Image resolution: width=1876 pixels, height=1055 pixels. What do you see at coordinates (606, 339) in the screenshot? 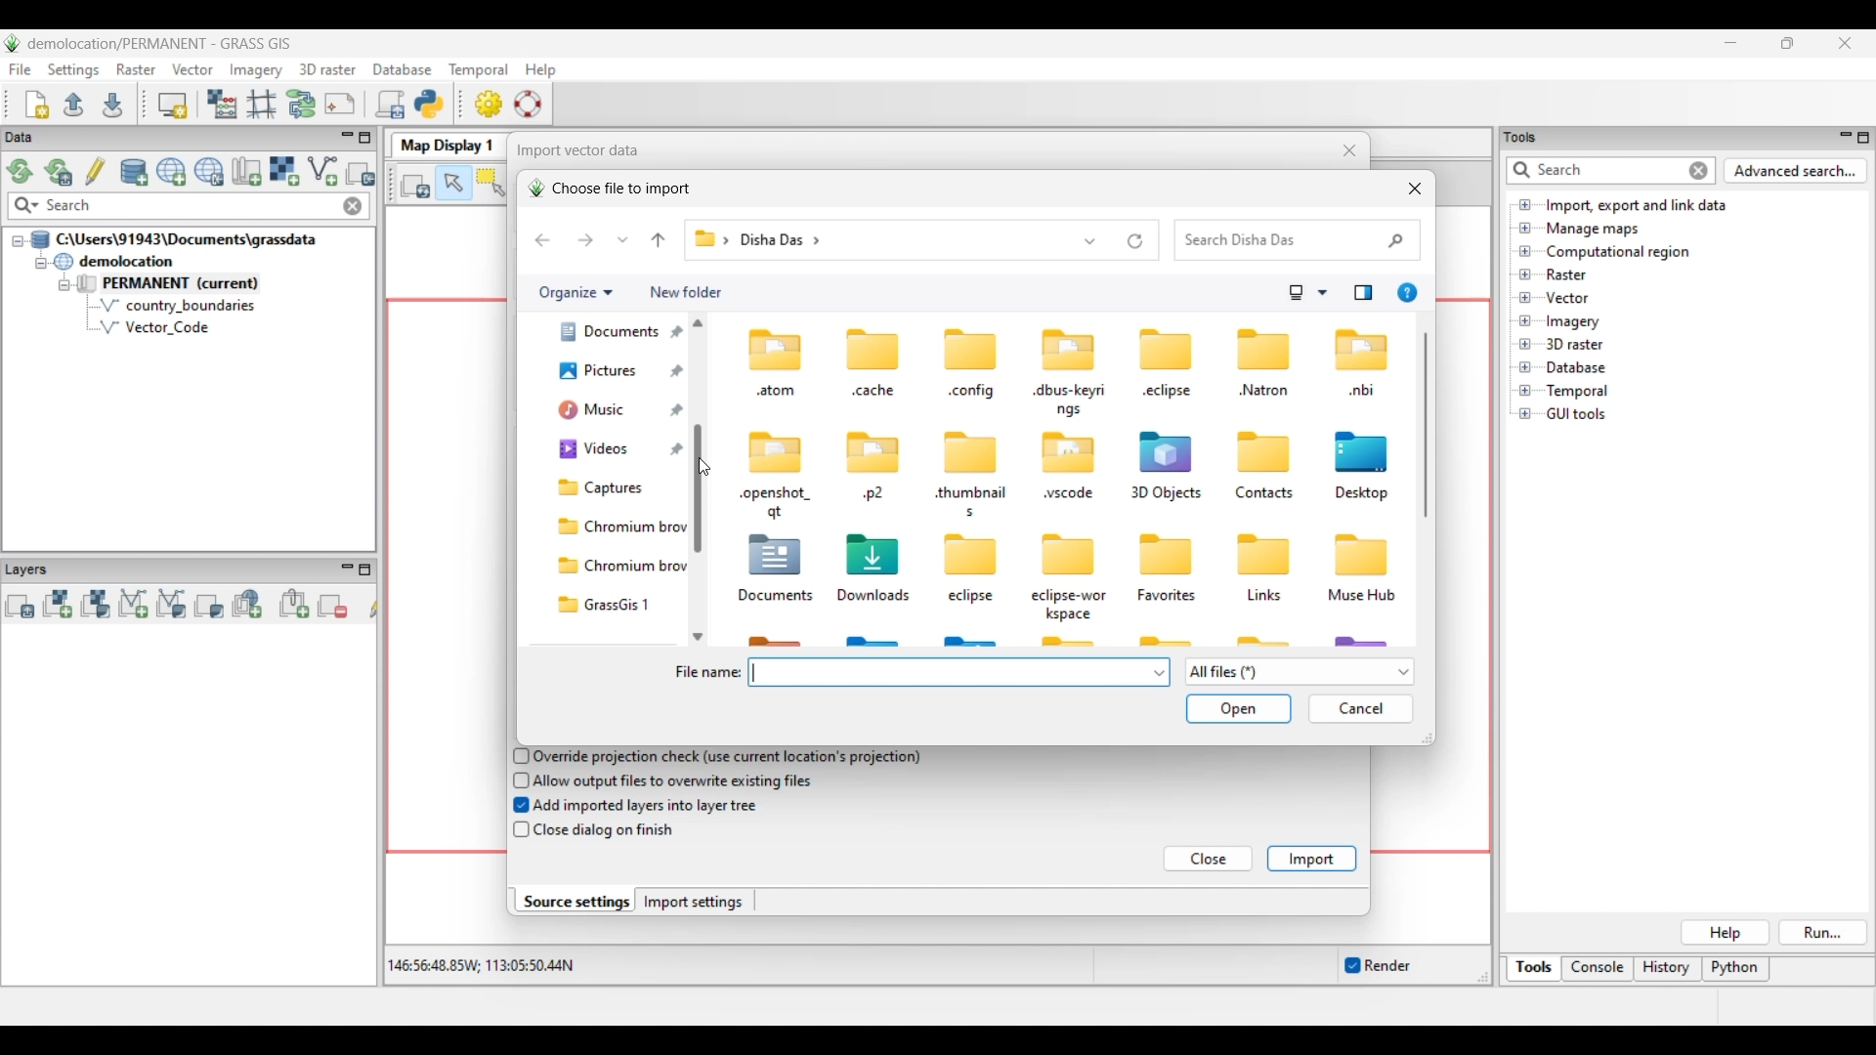
I see `Home folder` at bounding box center [606, 339].